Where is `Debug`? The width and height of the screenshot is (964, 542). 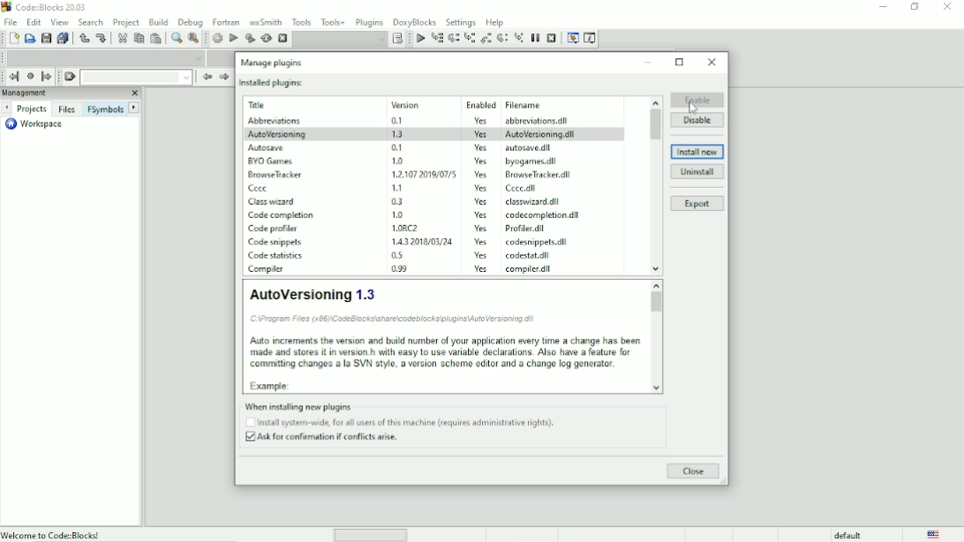 Debug is located at coordinates (190, 23).